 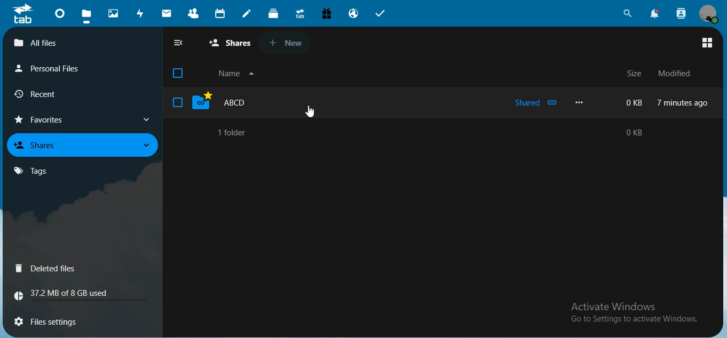 What do you see at coordinates (641, 133) in the screenshot?
I see `0 kb` at bounding box center [641, 133].